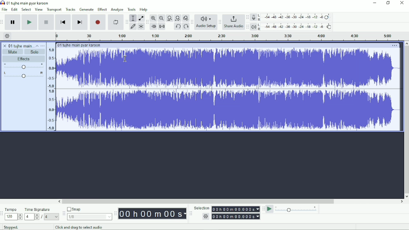 The width and height of the screenshot is (409, 230). I want to click on Audacity edit toolbar, so click(147, 22).